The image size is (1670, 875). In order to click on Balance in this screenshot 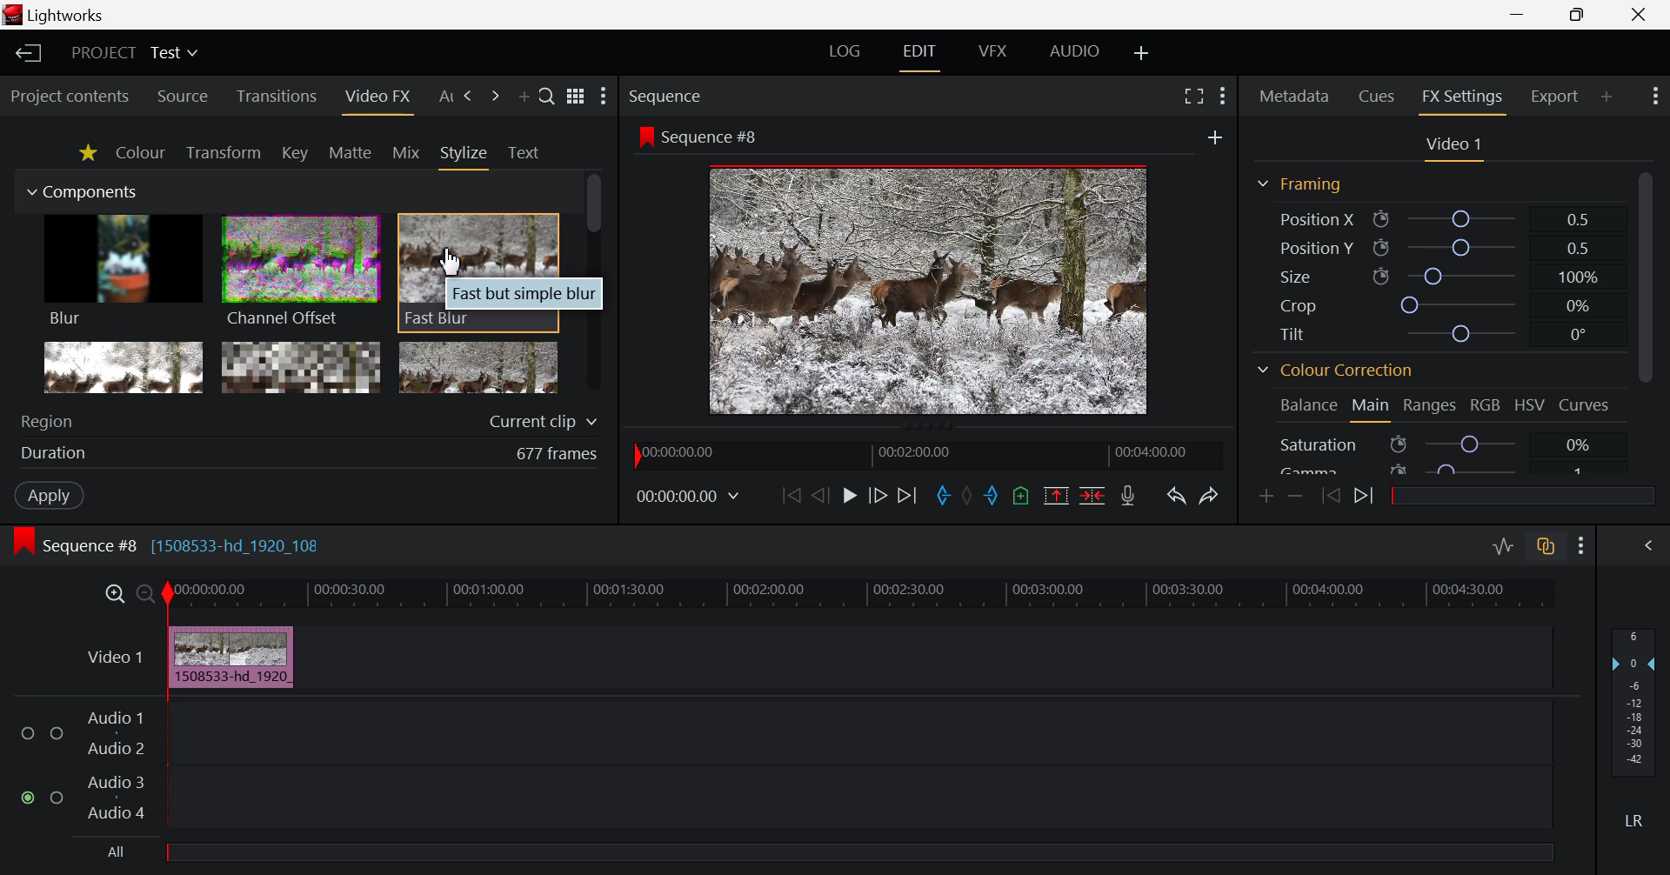, I will do `click(1308, 408)`.